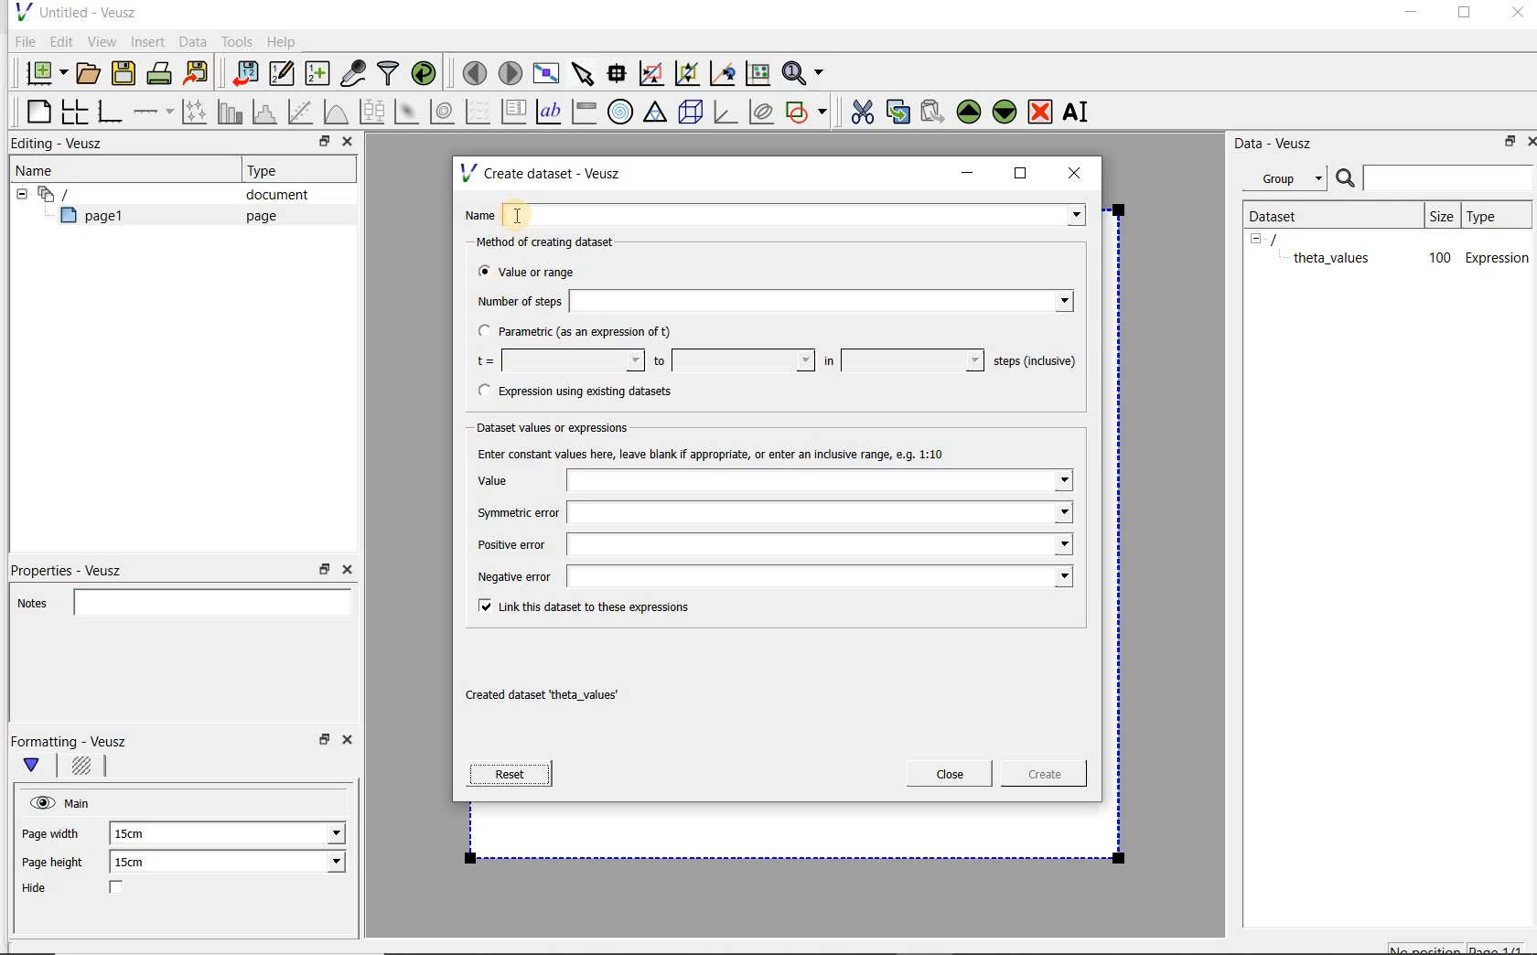 The width and height of the screenshot is (1537, 955). Describe the element at coordinates (1427, 947) in the screenshot. I see `No position` at that location.